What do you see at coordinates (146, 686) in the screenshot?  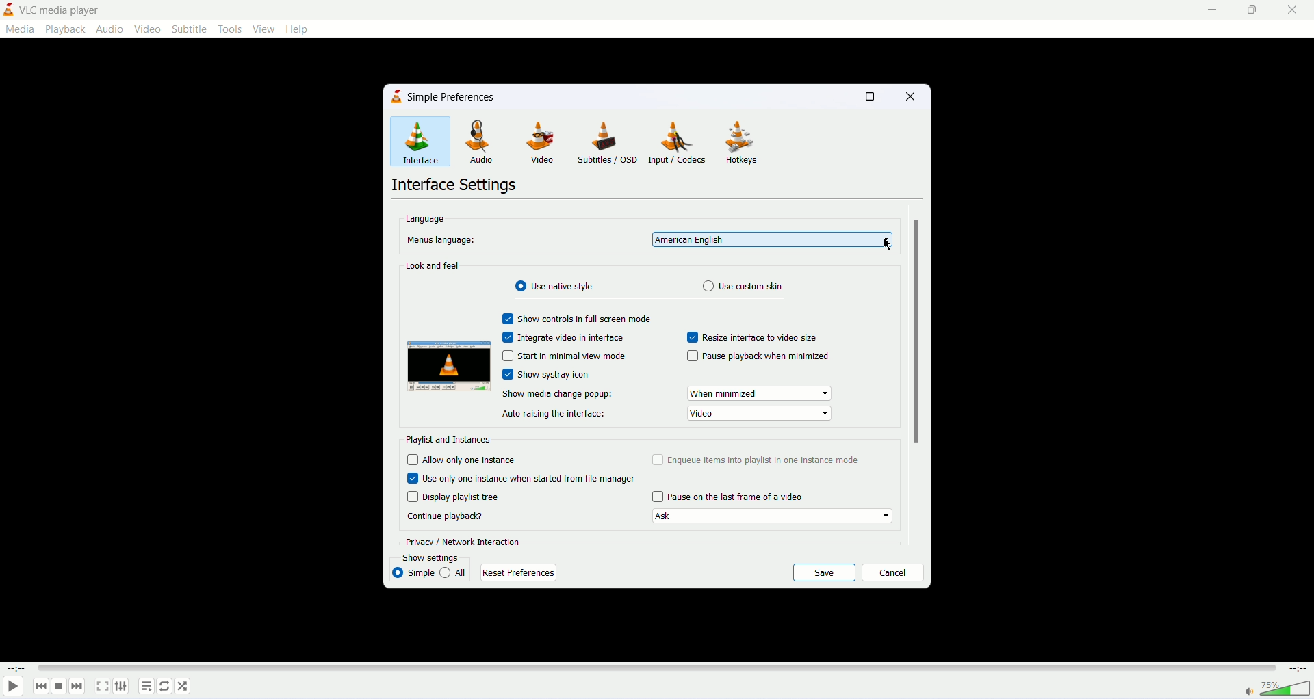 I see `playlist` at bounding box center [146, 686].